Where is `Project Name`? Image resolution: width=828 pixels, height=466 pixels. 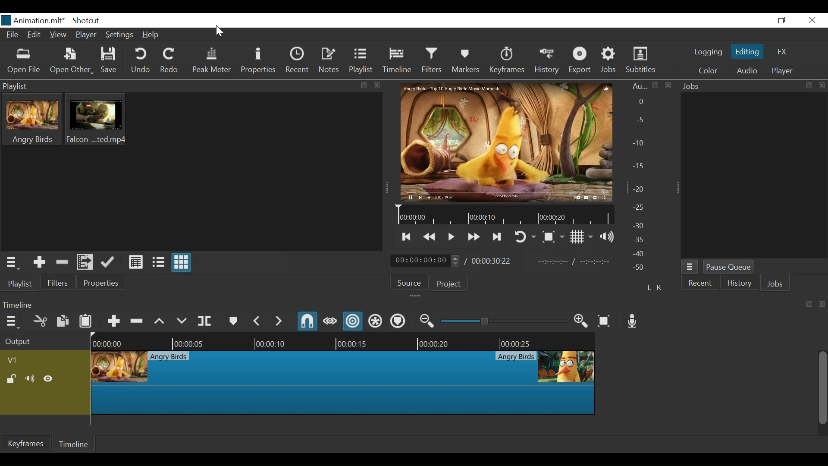
Project Name is located at coordinates (41, 22).